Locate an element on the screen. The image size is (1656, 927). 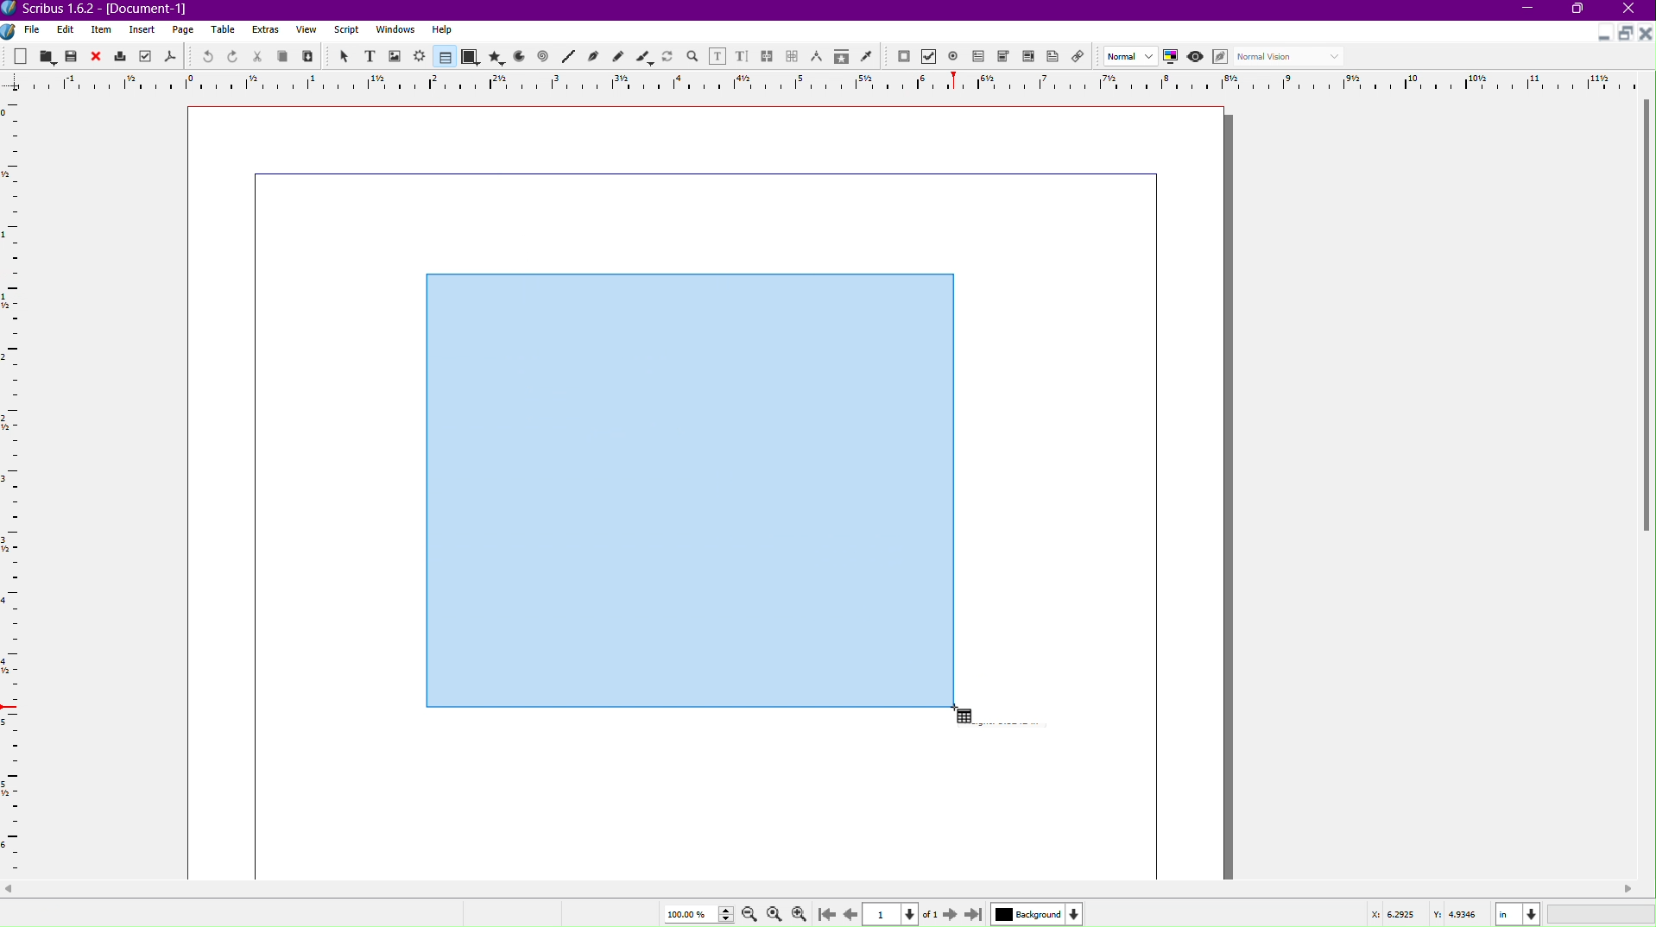
Edit Text with Story Editor is located at coordinates (743, 55).